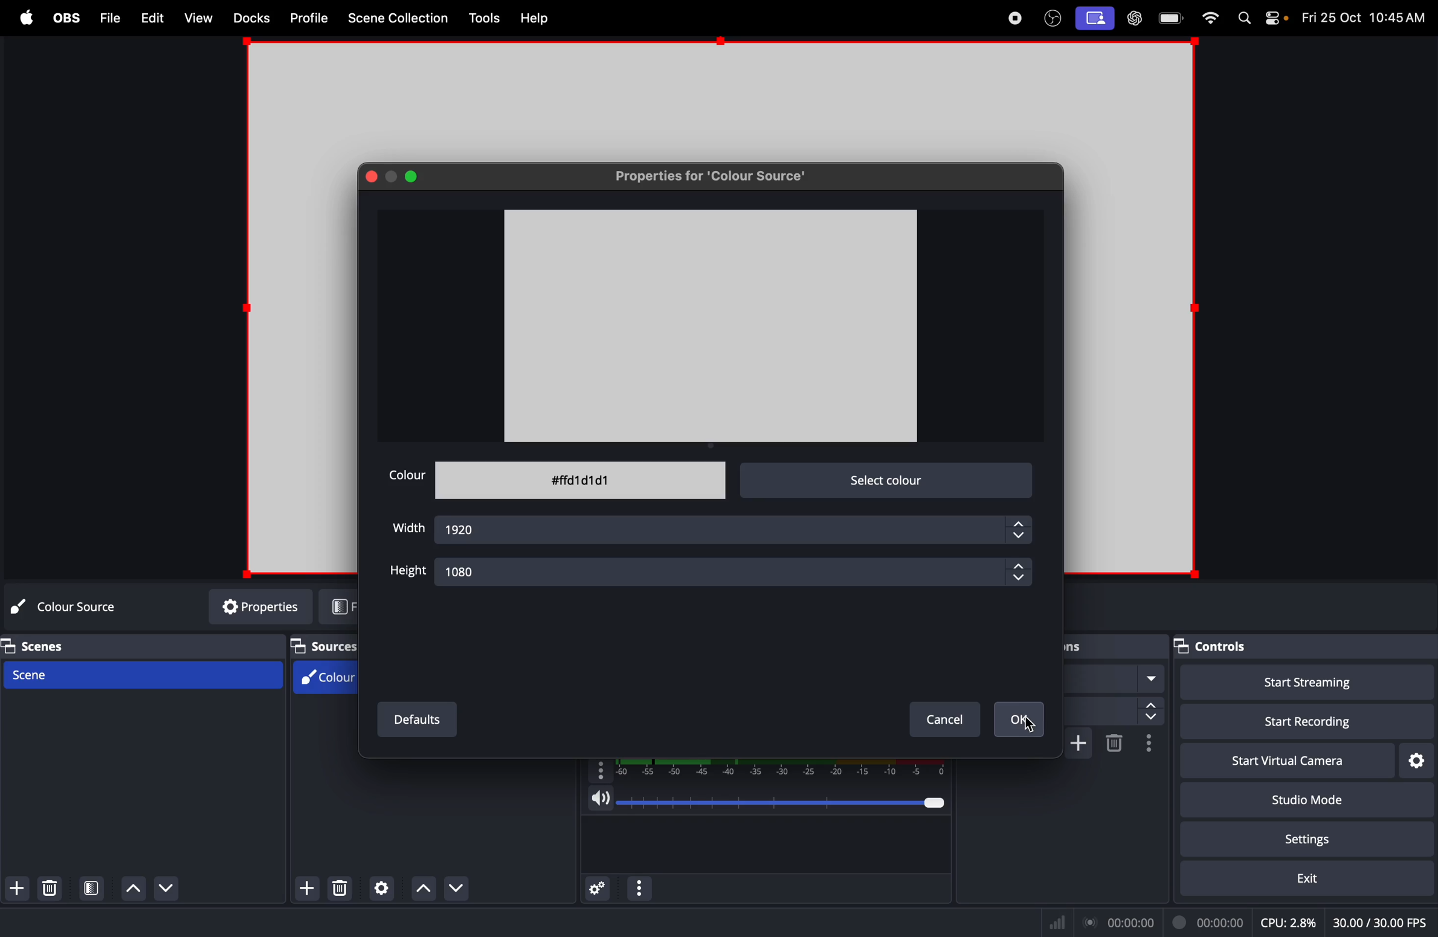 This screenshot has width=1438, height=937. I want to click on options, so click(639, 888).